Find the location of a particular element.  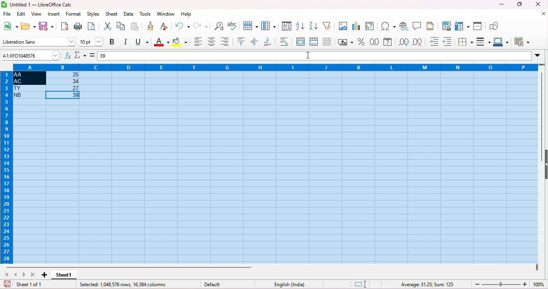

copy is located at coordinates (121, 26).